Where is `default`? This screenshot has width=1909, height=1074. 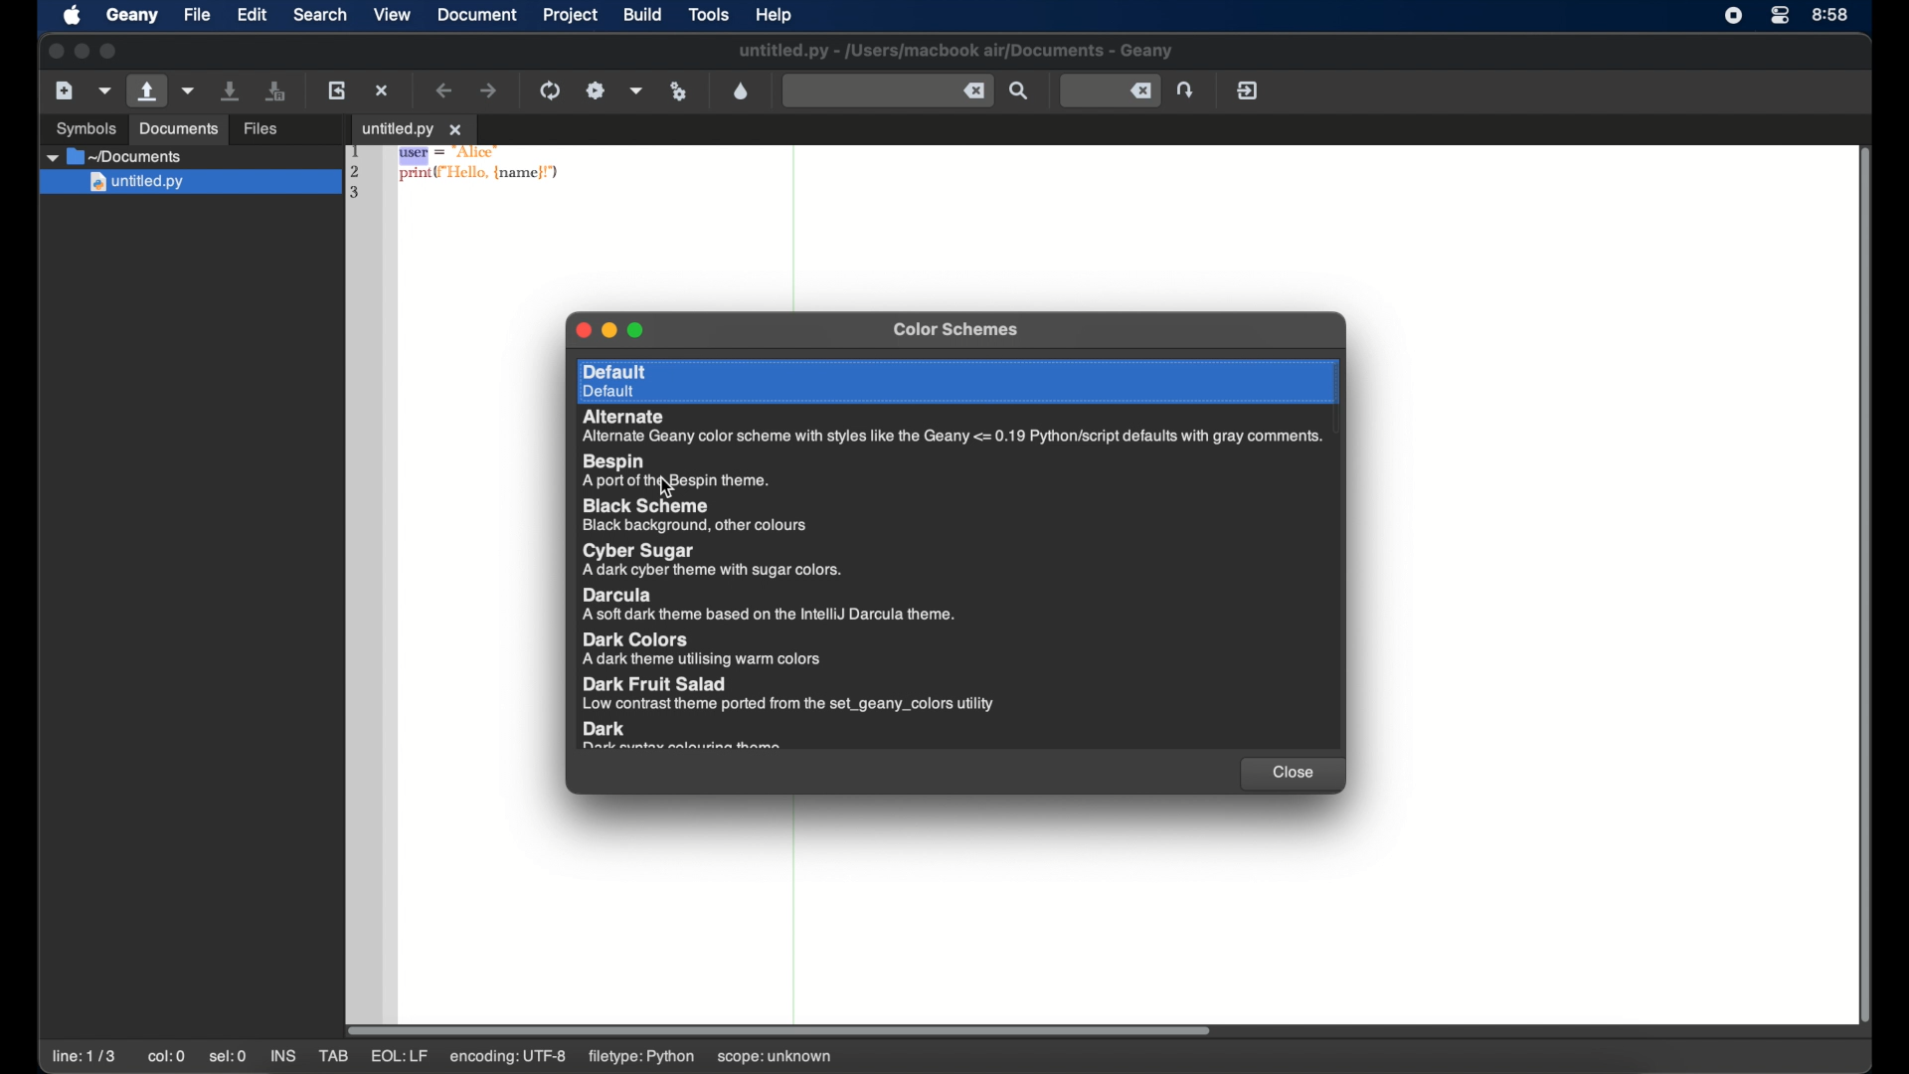 default is located at coordinates (956, 381).